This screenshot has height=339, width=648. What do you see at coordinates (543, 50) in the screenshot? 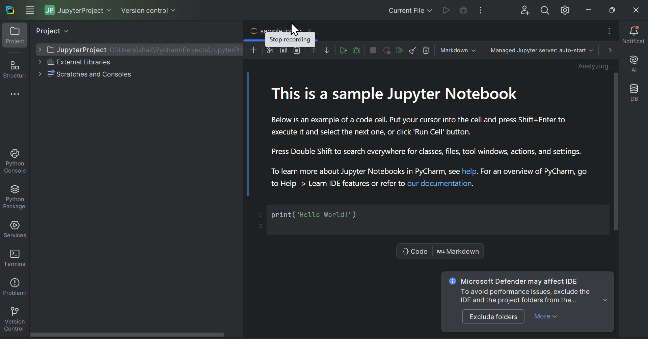
I see `managed Jupyter server:auto start` at bounding box center [543, 50].